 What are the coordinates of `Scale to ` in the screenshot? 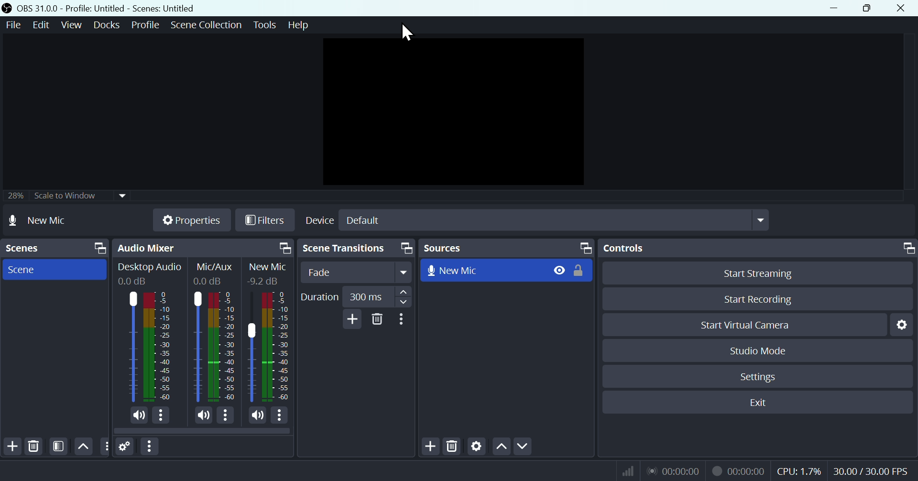 It's located at (63, 197).